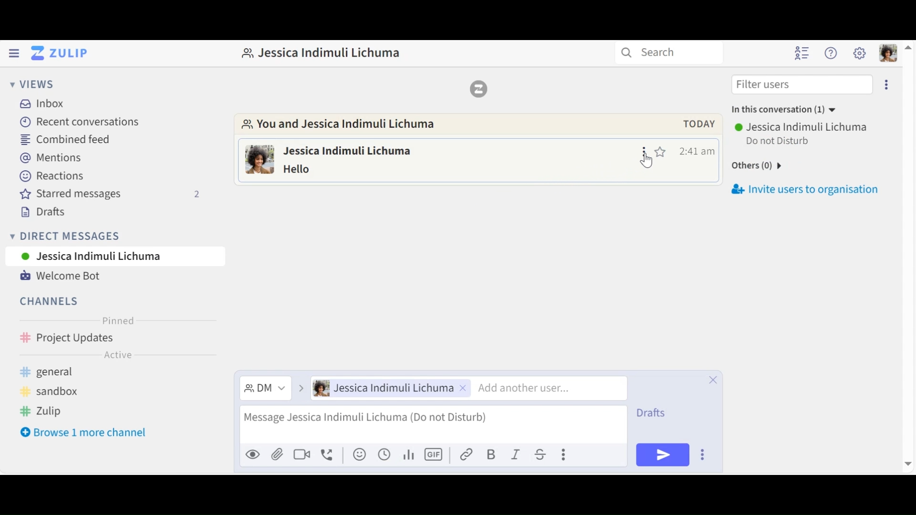  What do you see at coordinates (65, 276) in the screenshot?
I see `` at bounding box center [65, 276].